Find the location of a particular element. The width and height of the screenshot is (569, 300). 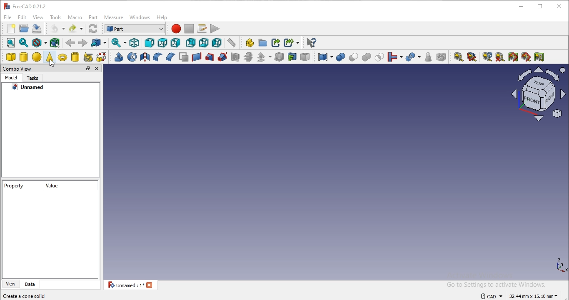

intersection is located at coordinates (379, 57).